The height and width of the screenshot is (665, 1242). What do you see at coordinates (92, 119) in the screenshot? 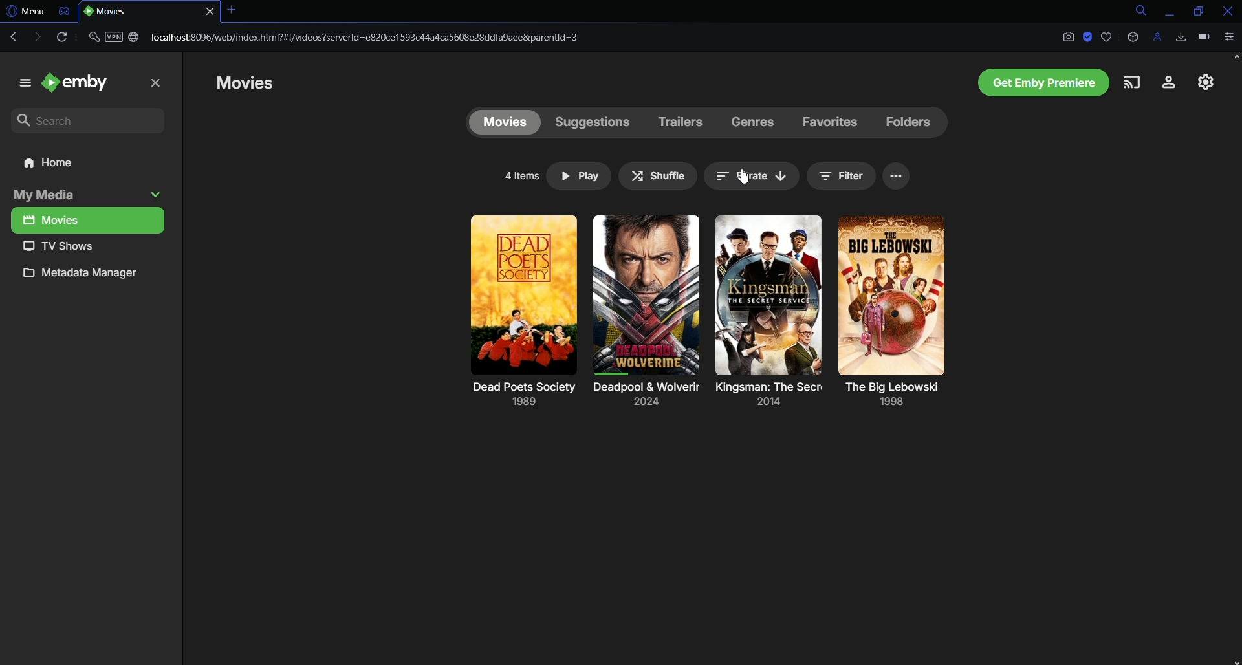
I see `Search` at bounding box center [92, 119].